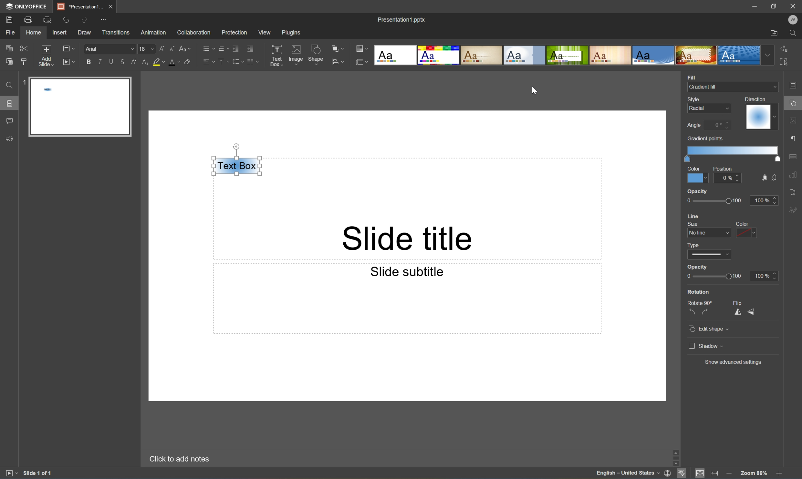 The width and height of the screenshot is (802, 479). I want to click on Home, so click(34, 33).